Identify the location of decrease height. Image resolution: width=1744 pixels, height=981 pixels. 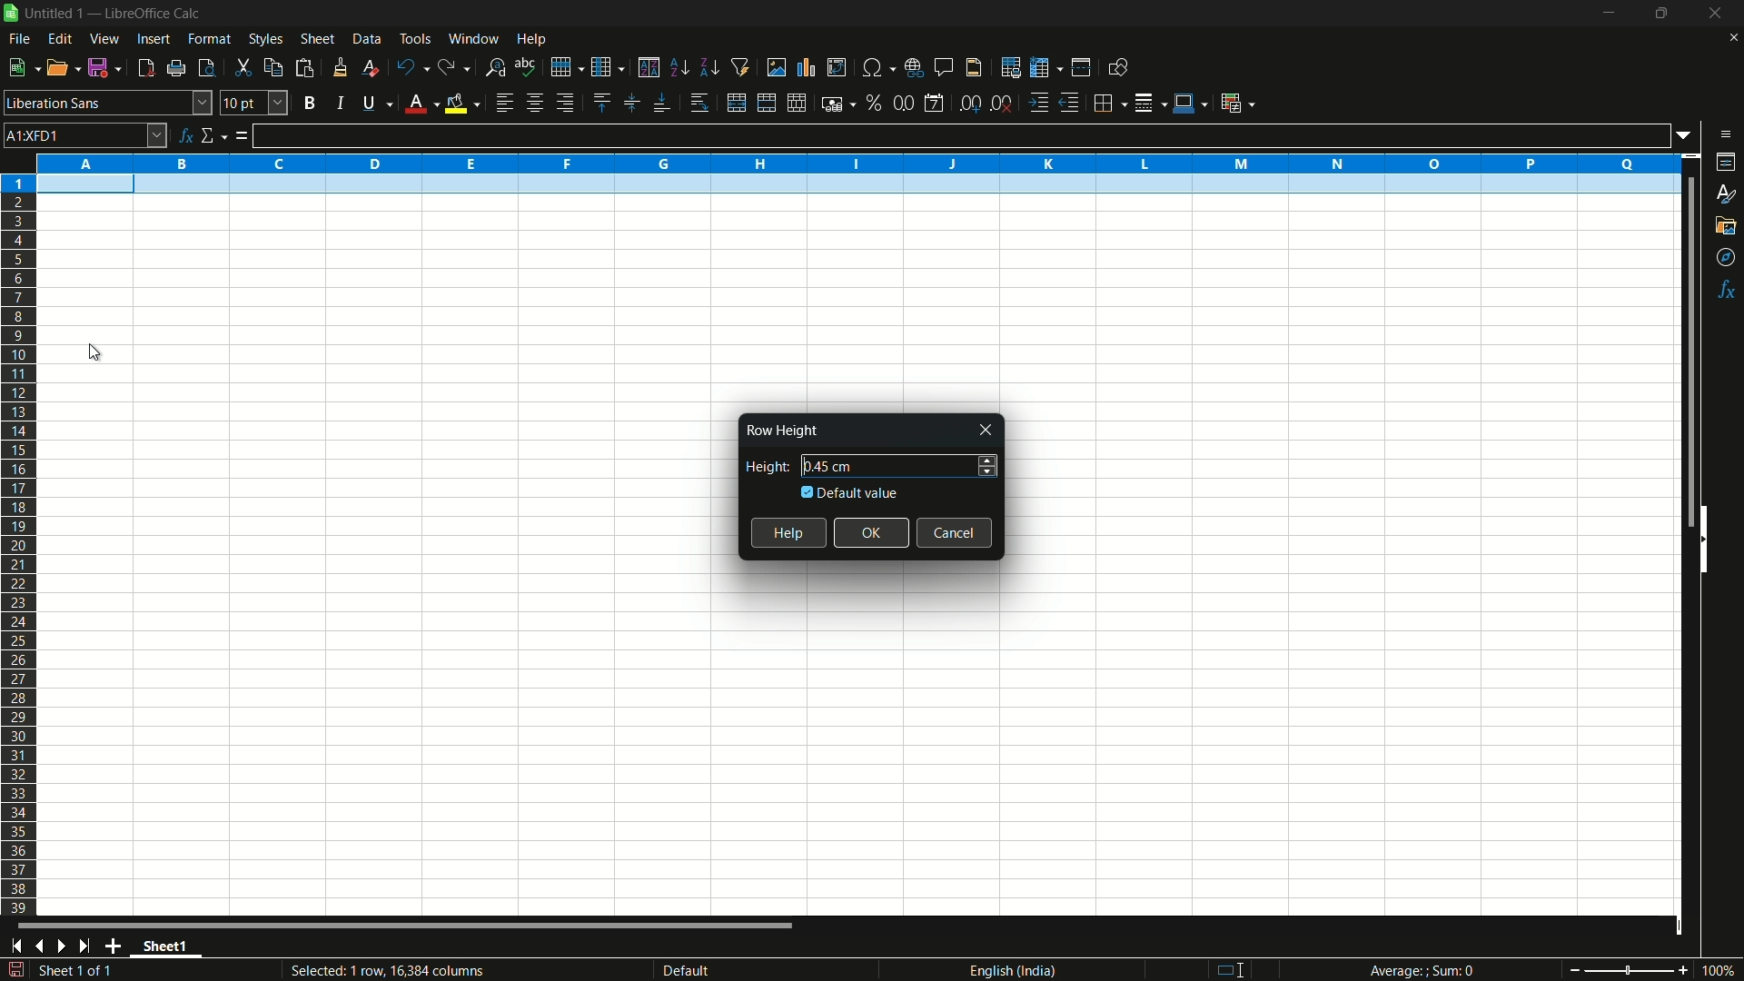
(2215, 1055).